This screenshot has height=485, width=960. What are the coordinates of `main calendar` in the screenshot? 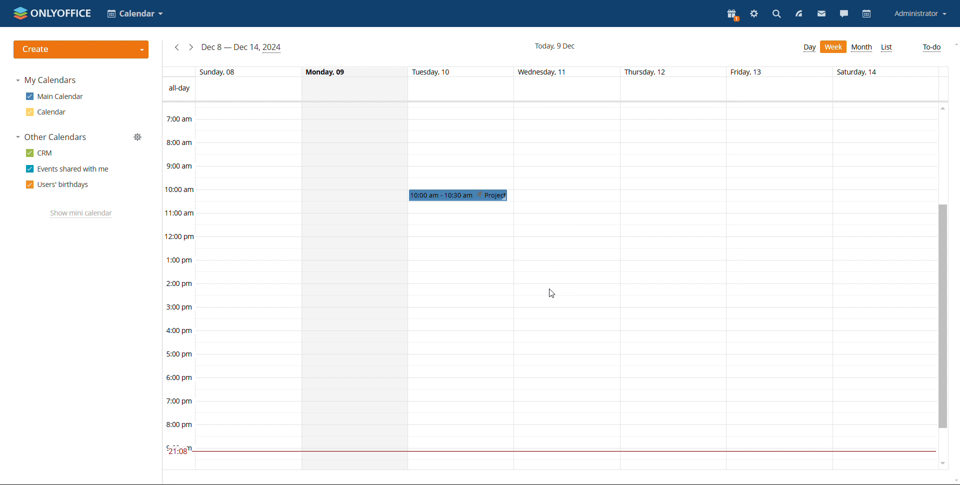 It's located at (54, 96).